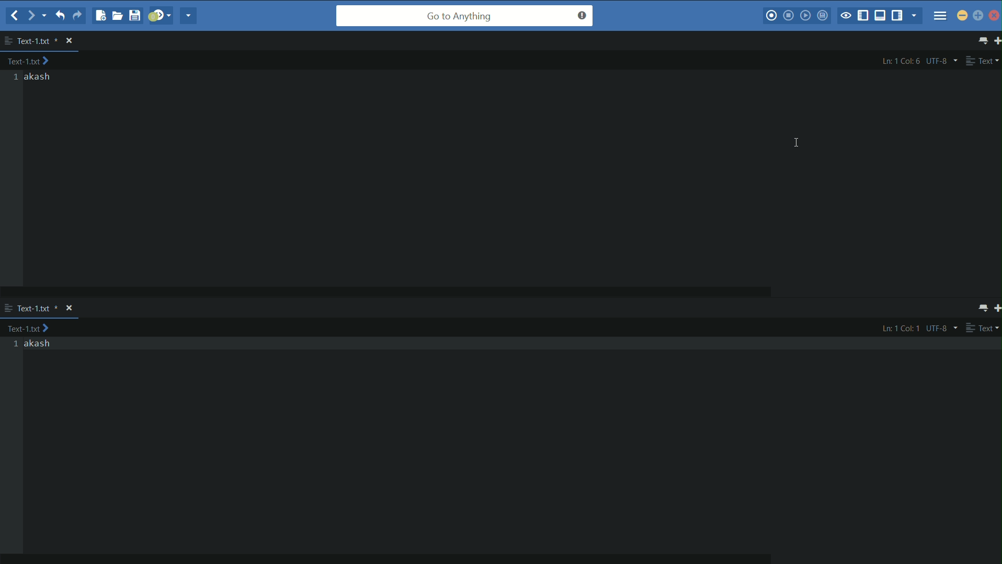 The height and width of the screenshot is (564, 1002). Describe the element at coordinates (864, 16) in the screenshot. I see `show/hide left panel` at that location.